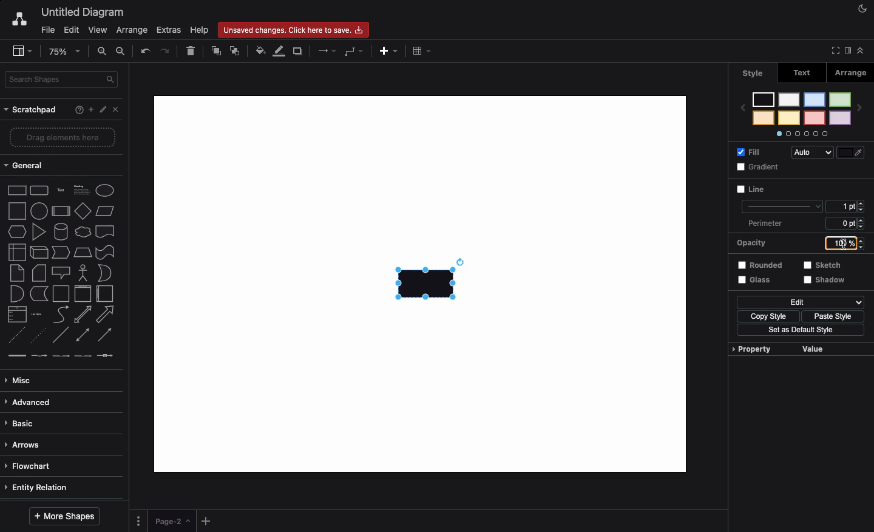  I want to click on Fill, so click(853, 152).